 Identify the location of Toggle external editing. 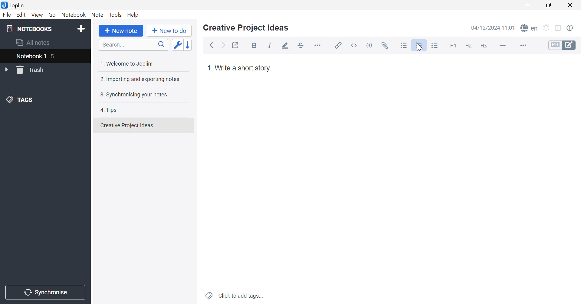
(235, 46).